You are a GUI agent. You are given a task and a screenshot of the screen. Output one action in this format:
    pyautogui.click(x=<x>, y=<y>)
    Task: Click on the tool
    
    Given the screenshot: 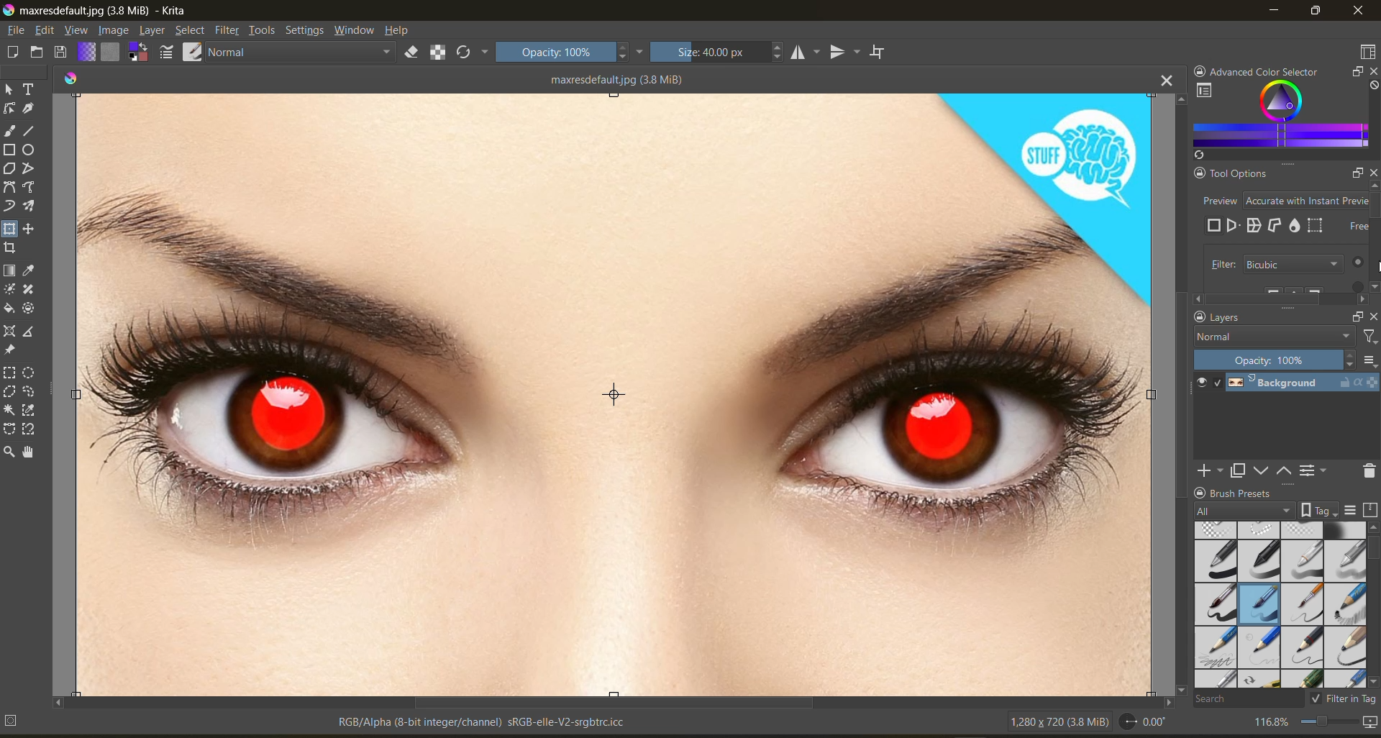 What is the action you would take?
    pyautogui.click(x=9, y=132)
    